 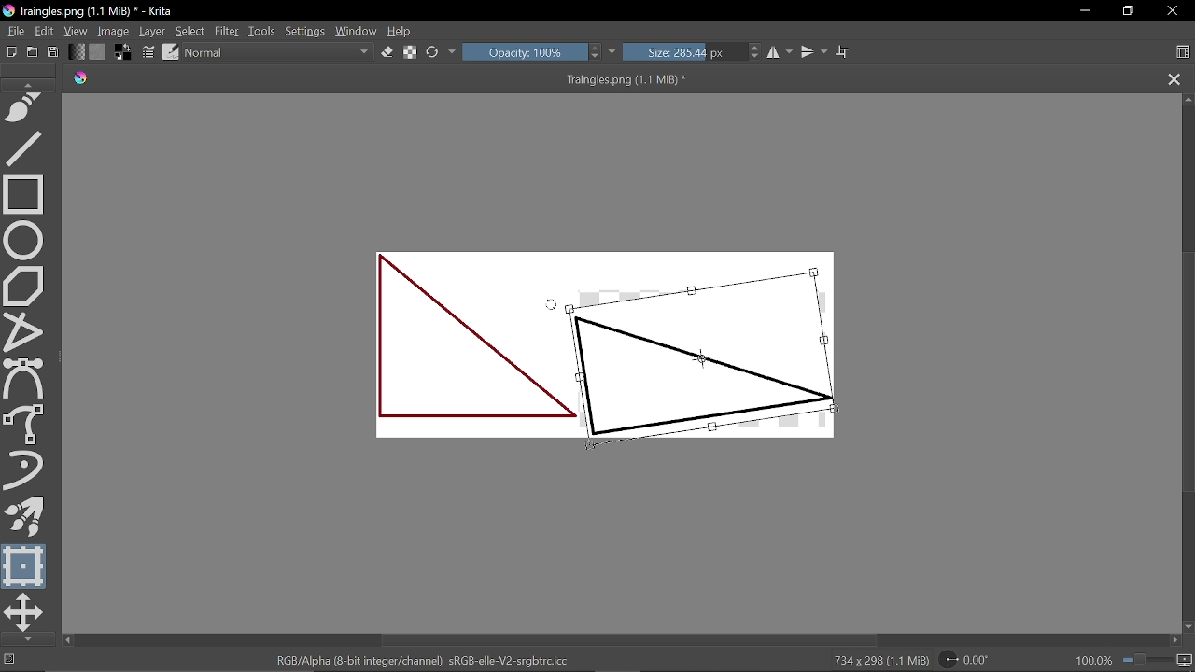 What do you see at coordinates (98, 52) in the screenshot?
I see `Fill pattern` at bounding box center [98, 52].